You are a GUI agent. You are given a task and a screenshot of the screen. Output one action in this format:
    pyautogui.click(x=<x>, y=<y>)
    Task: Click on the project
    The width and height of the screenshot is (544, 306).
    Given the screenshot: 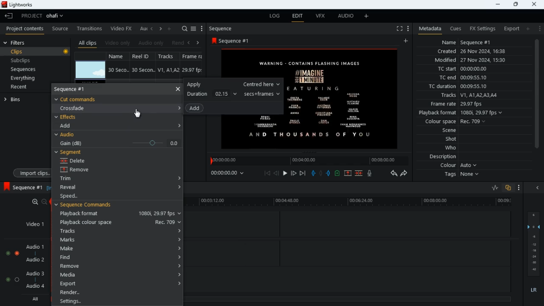 What is the action you would take?
    pyautogui.click(x=44, y=16)
    